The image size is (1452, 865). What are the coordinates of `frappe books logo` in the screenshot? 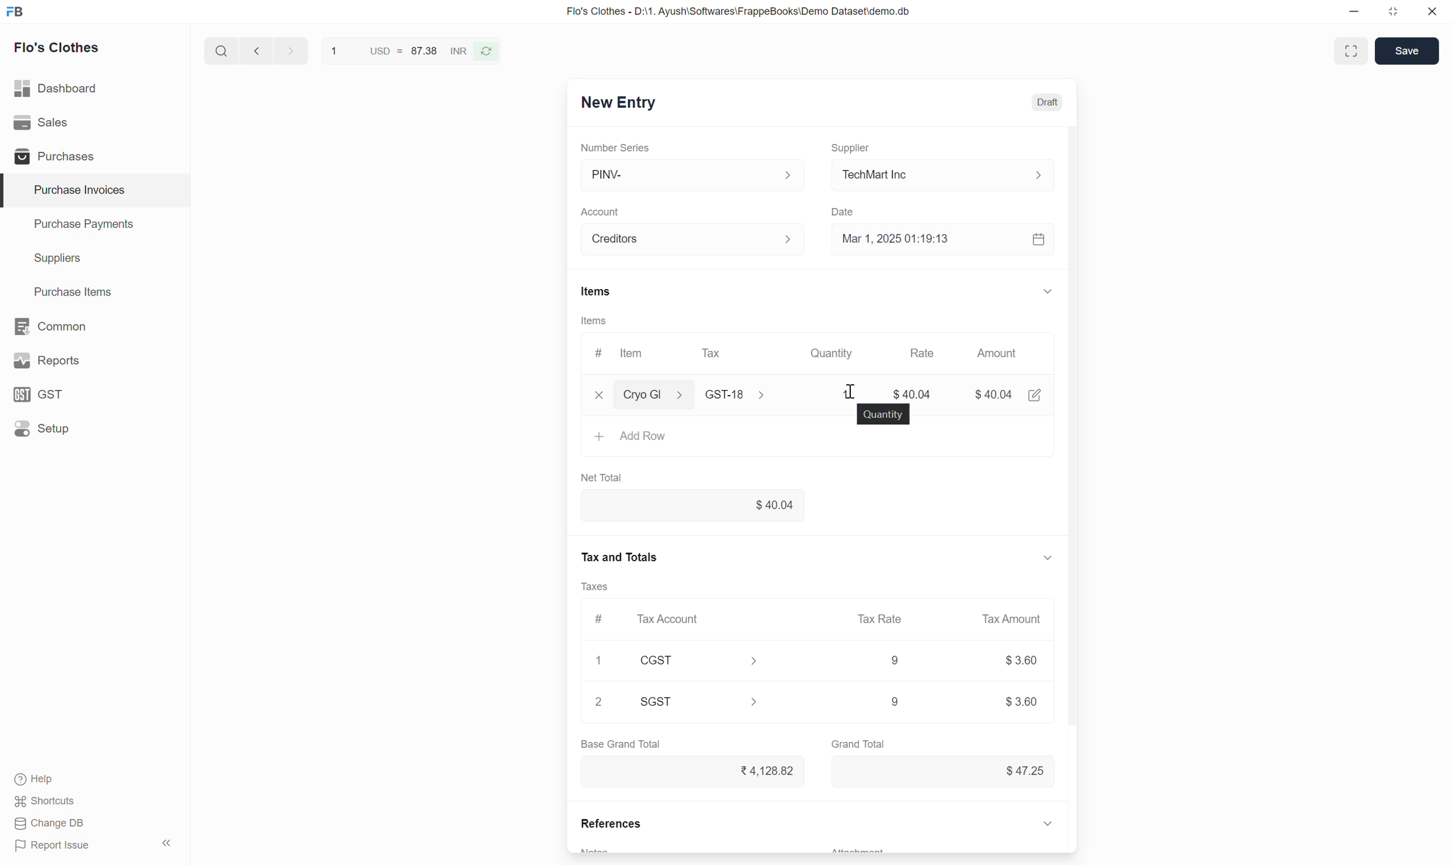 It's located at (17, 11).